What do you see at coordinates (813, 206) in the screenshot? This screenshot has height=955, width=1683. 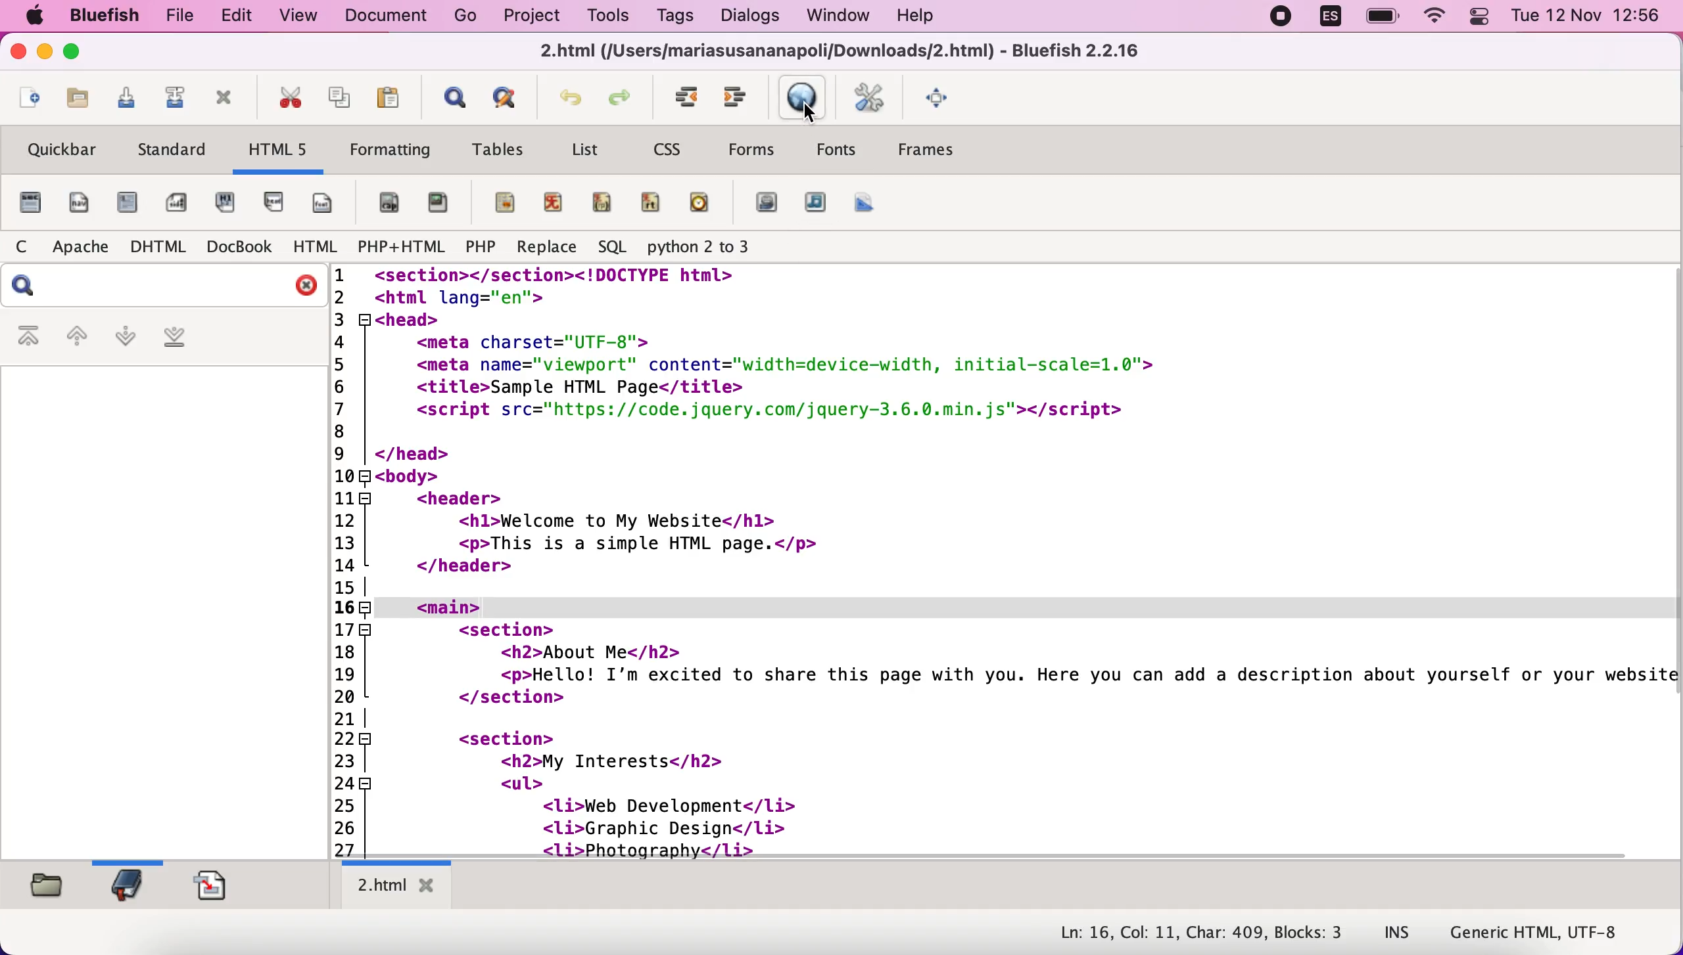 I see `insert thumbnail` at bounding box center [813, 206].